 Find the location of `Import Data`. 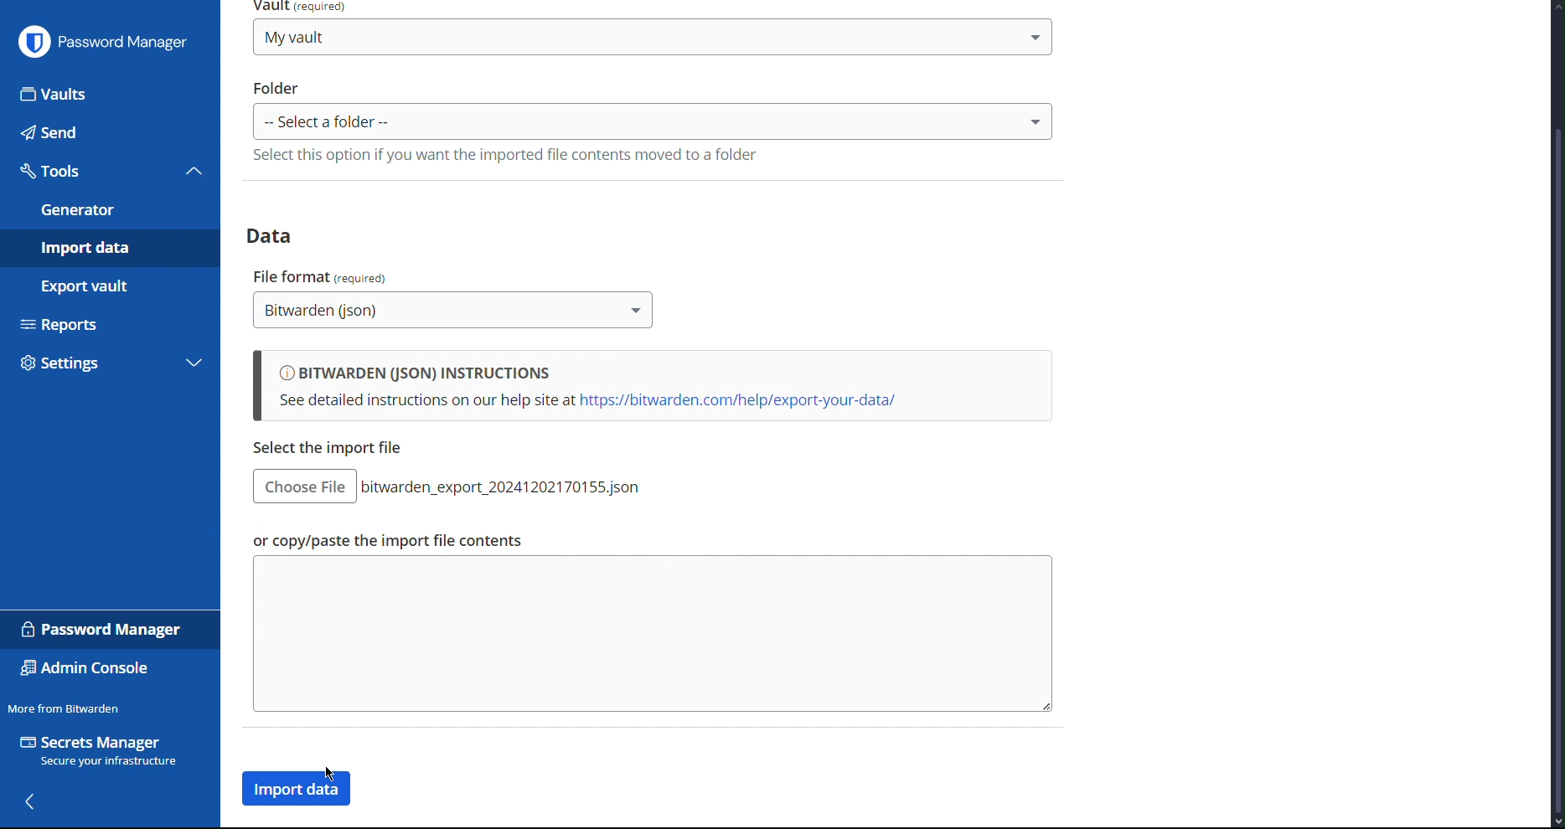

Import Data is located at coordinates (300, 790).